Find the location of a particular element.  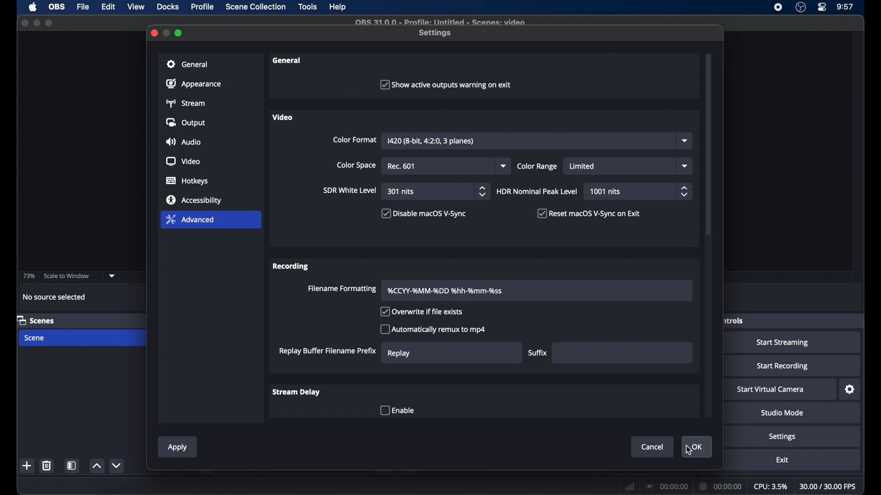

start streaming is located at coordinates (784, 343).